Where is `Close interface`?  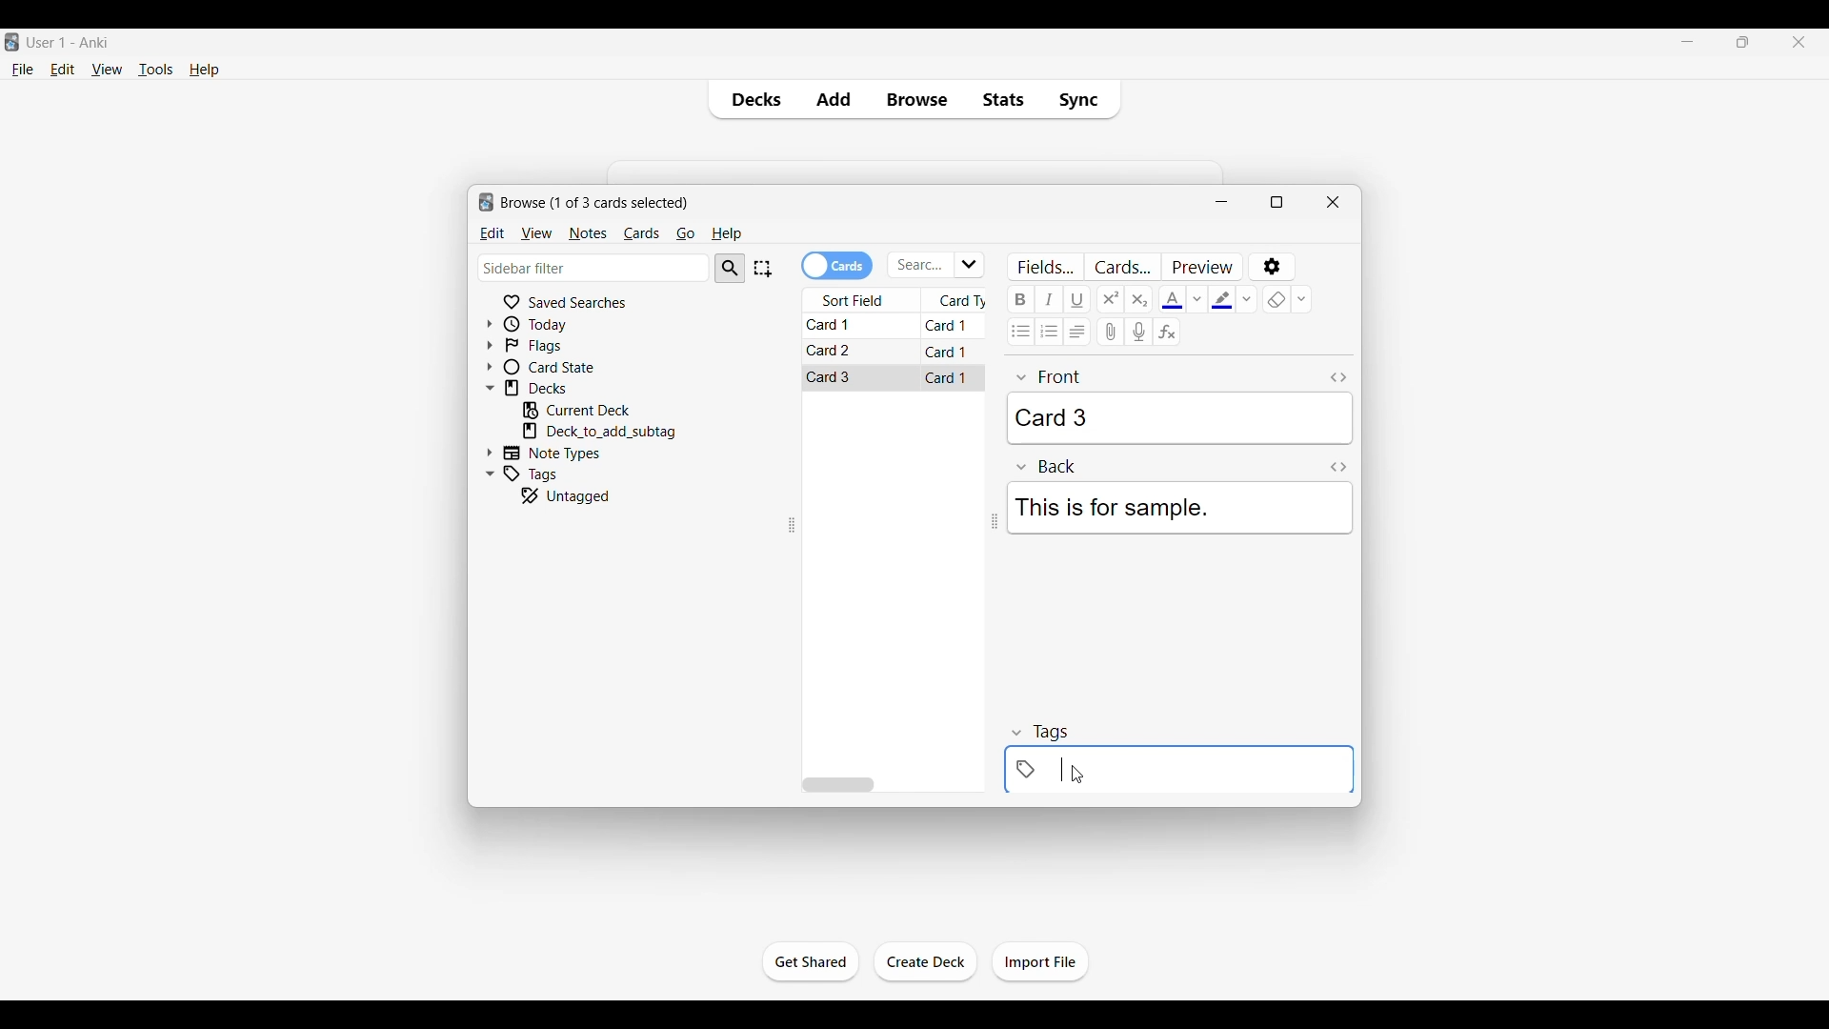 Close interface is located at coordinates (1799, 42).